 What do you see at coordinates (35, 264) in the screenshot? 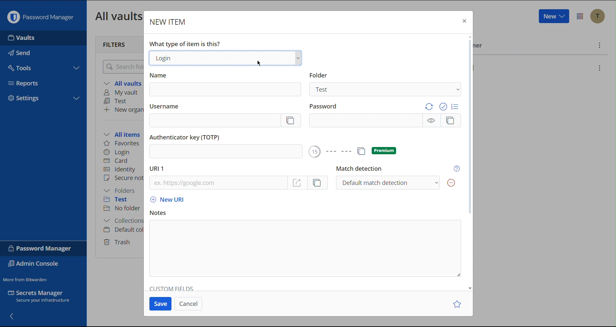
I see `Admin Console` at bounding box center [35, 264].